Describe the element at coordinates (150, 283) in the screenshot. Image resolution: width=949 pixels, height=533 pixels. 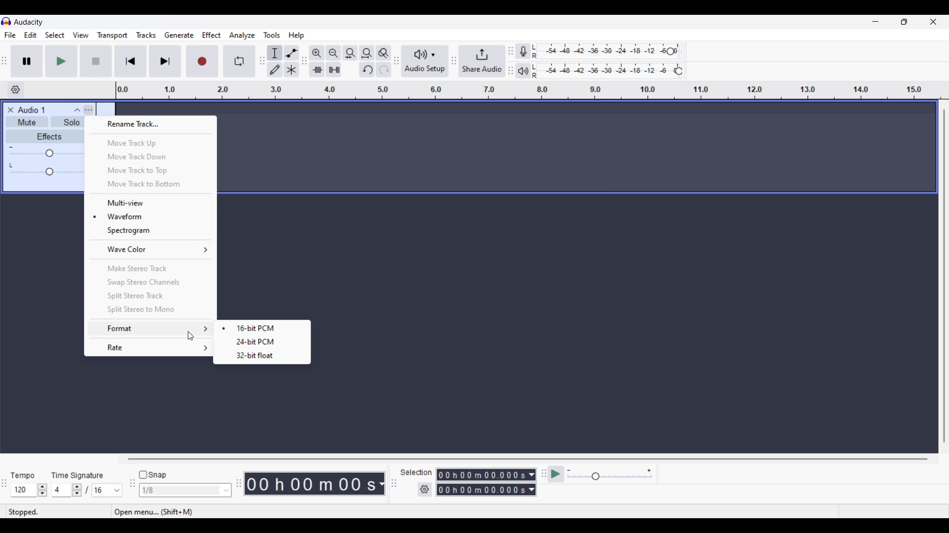
I see `Swap stereo channels` at that location.